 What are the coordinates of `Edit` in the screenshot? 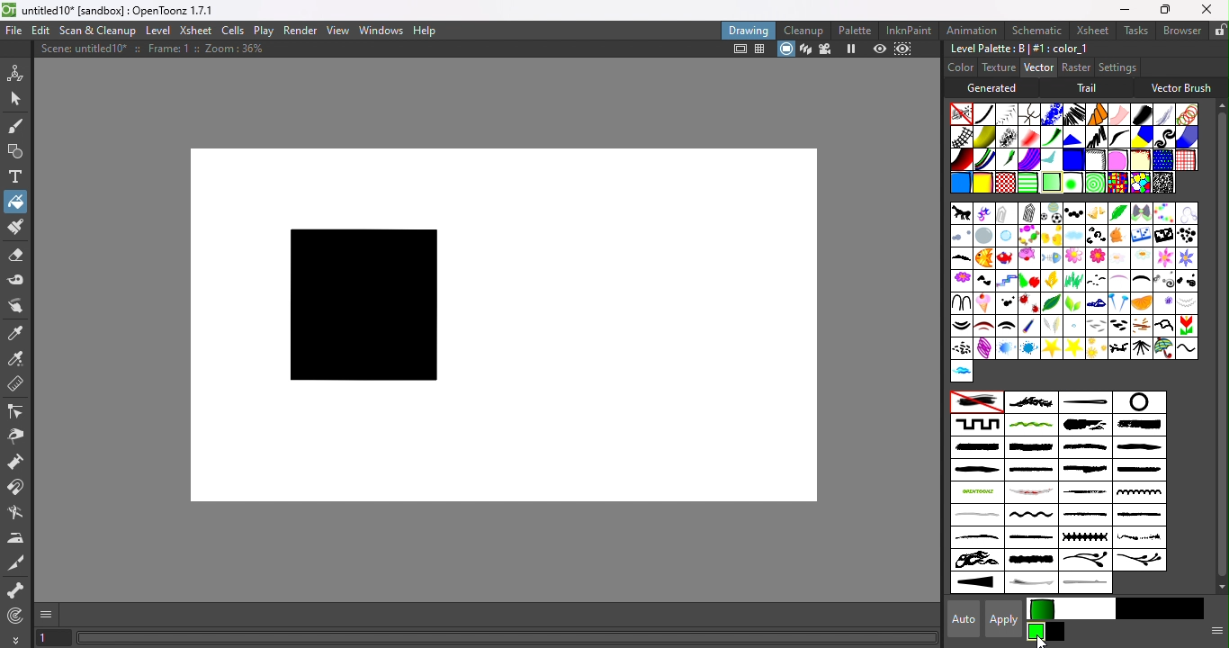 It's located at (39, 31).